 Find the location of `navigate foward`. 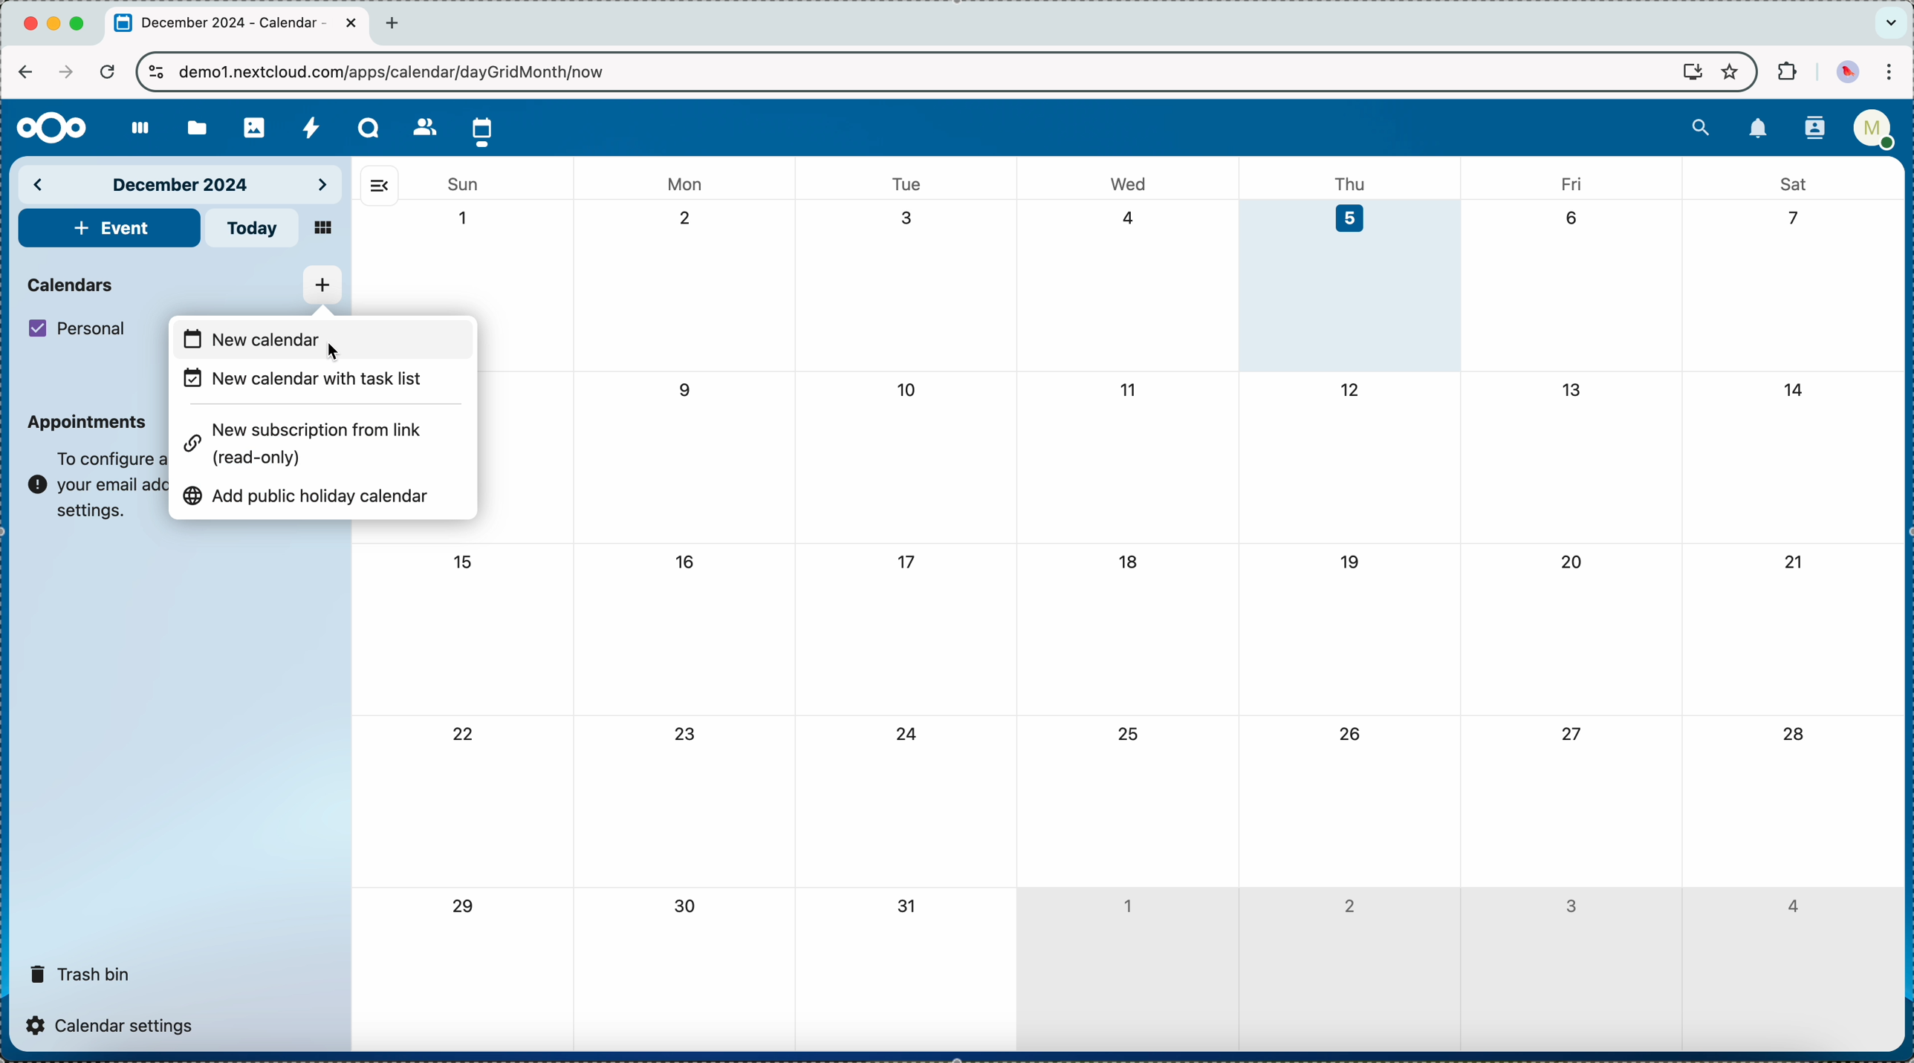

navigate foward is located at coordinates (63, 72).